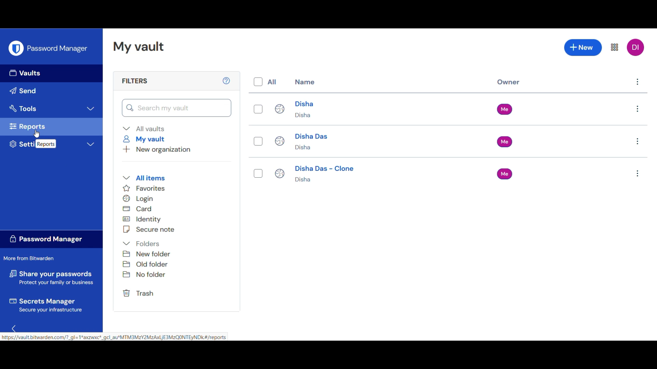  What do you see at coordinates (46, 144) in the screenshot?
I see `report hover text` at bounding box center [46, 144].